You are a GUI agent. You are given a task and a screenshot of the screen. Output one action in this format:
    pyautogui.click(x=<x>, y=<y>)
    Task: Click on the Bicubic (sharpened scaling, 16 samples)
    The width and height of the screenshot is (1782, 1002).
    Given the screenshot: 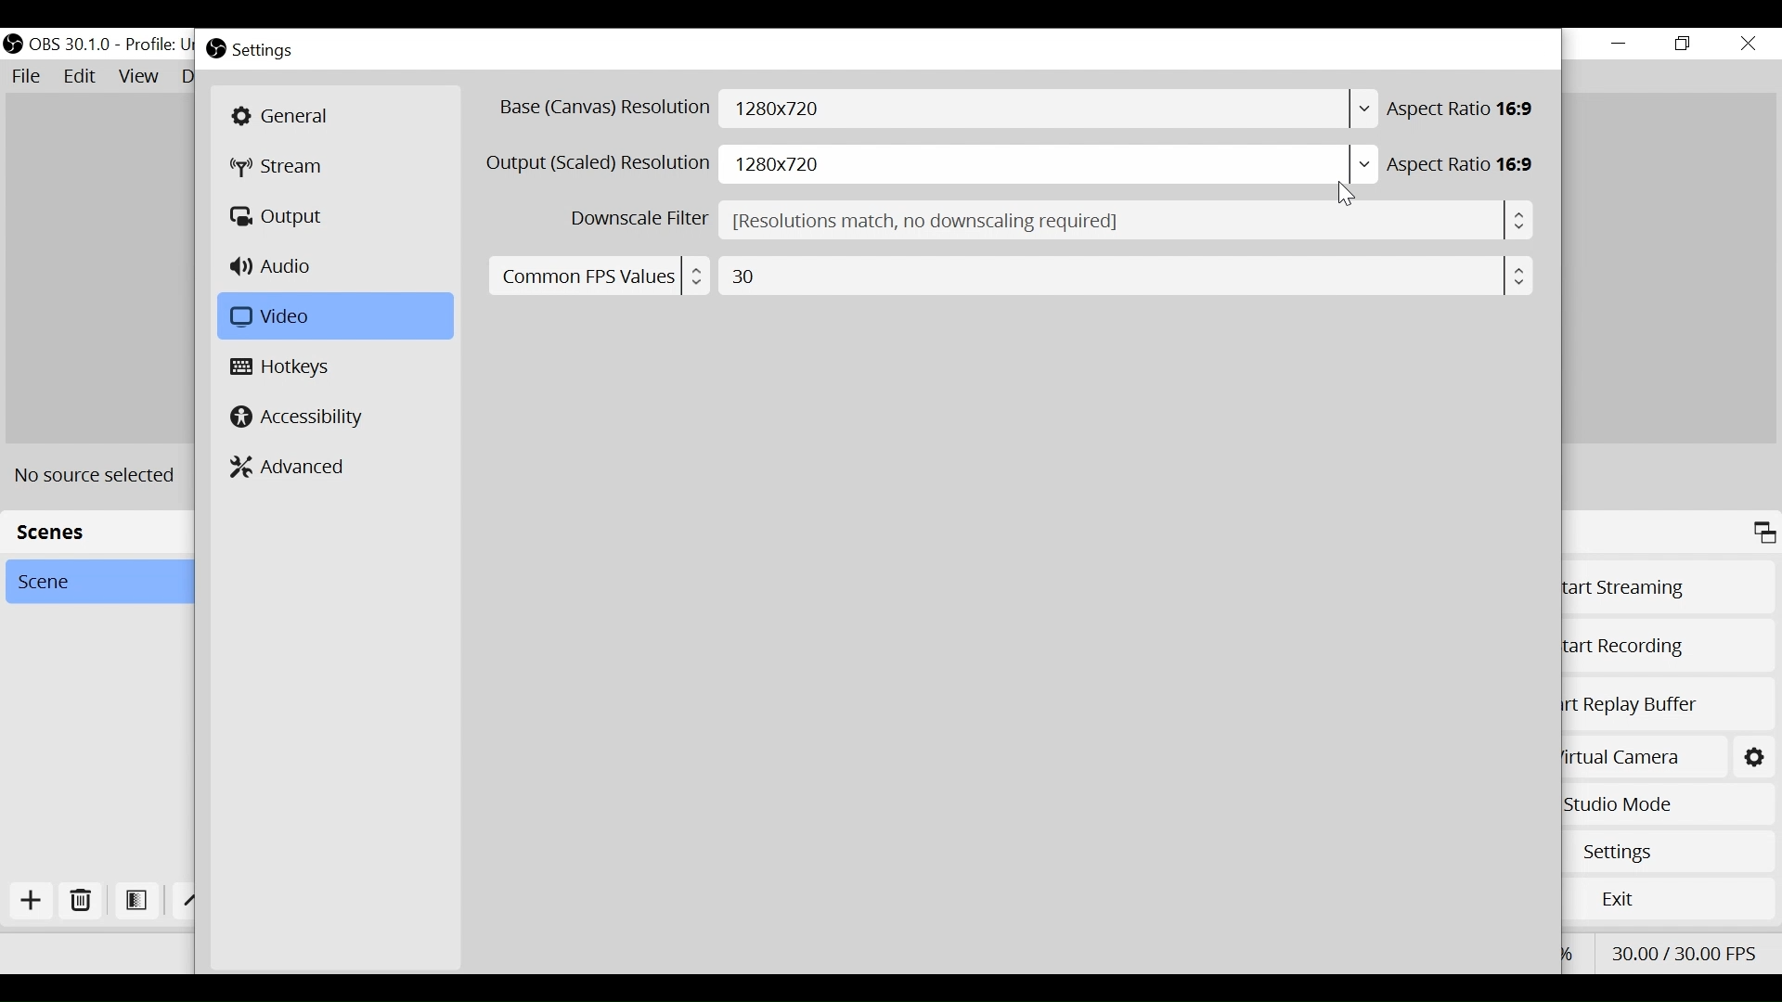 What is the action you would take?
    pyautogui.click(x=1129, y=221)
    